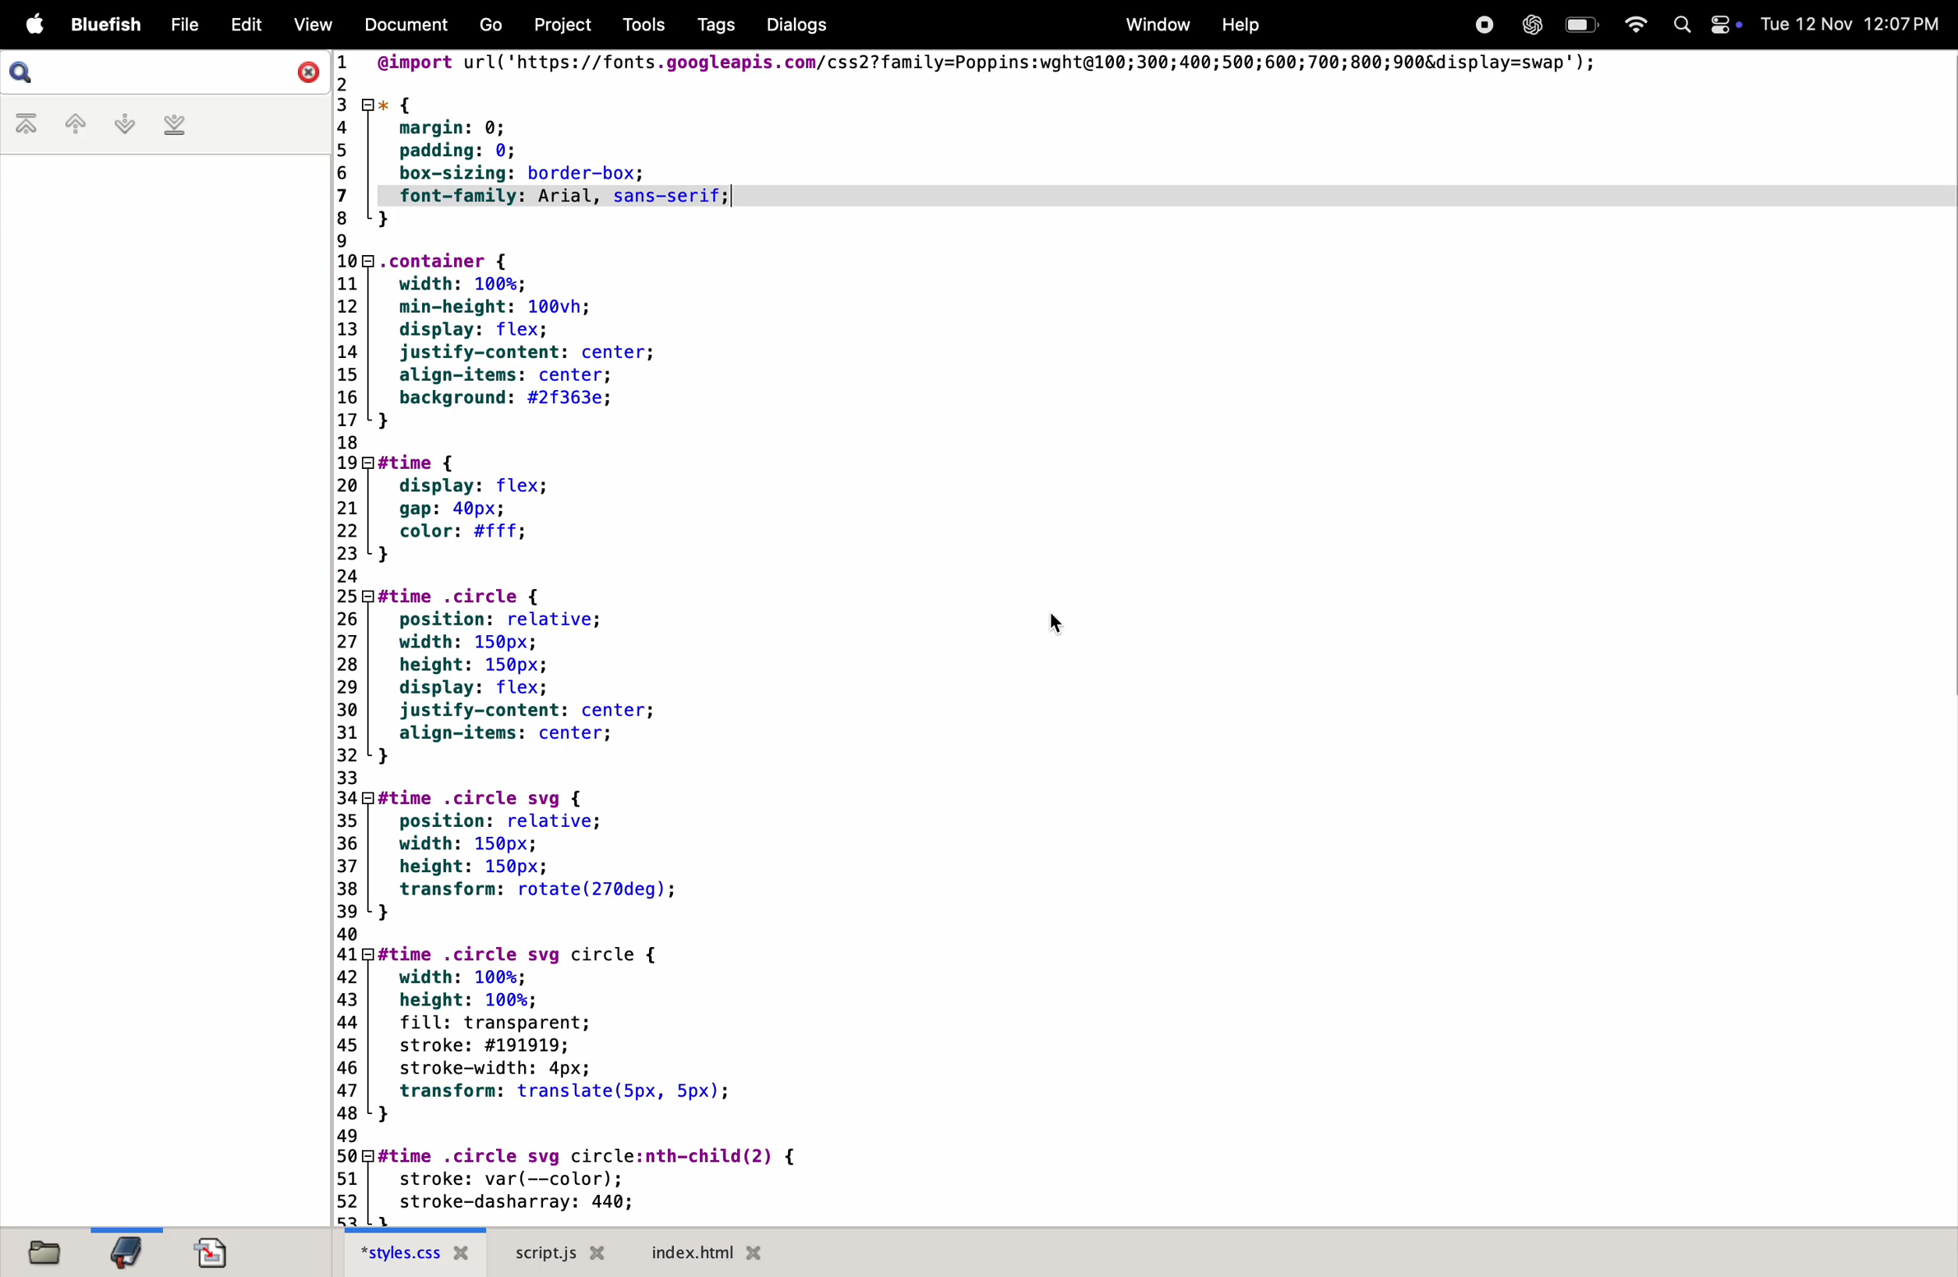 The image size is (1958, 1277). What do you see at coordinates (702, 1251) in the screenshot?
I see `index.html` at bounding box center [702, 1251].